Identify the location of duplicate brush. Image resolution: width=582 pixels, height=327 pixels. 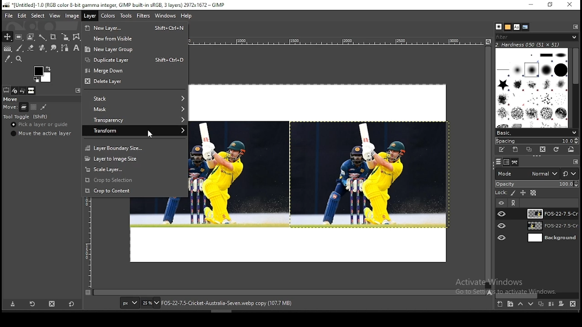
(529, 149).